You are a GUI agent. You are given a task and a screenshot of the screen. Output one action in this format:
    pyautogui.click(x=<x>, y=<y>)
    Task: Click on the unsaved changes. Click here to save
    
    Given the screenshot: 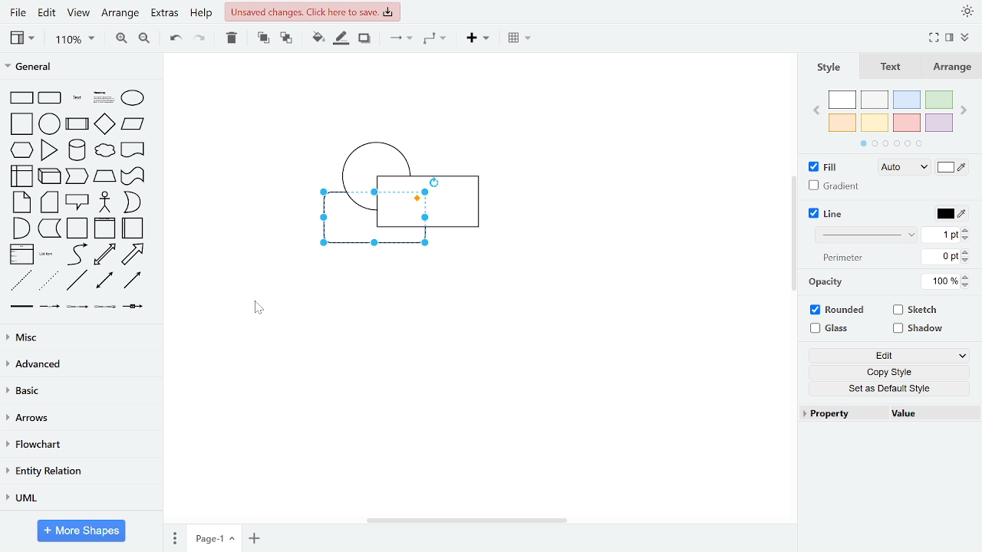 What is the action you would take?
    pyautogui.click(x=312, y=13)
    